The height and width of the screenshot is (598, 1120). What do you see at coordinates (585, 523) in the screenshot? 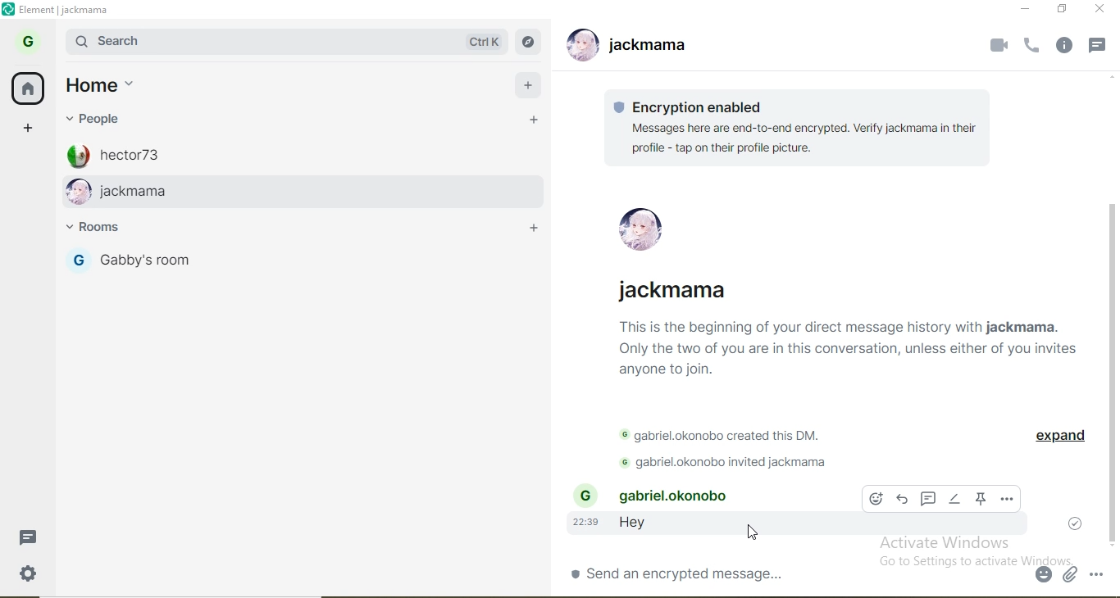
I see `22:39` at bounding box center [585, 523].